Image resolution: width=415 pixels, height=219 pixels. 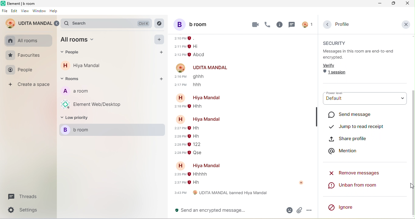 I want to click on account profile image, so click(x=181, y=67).